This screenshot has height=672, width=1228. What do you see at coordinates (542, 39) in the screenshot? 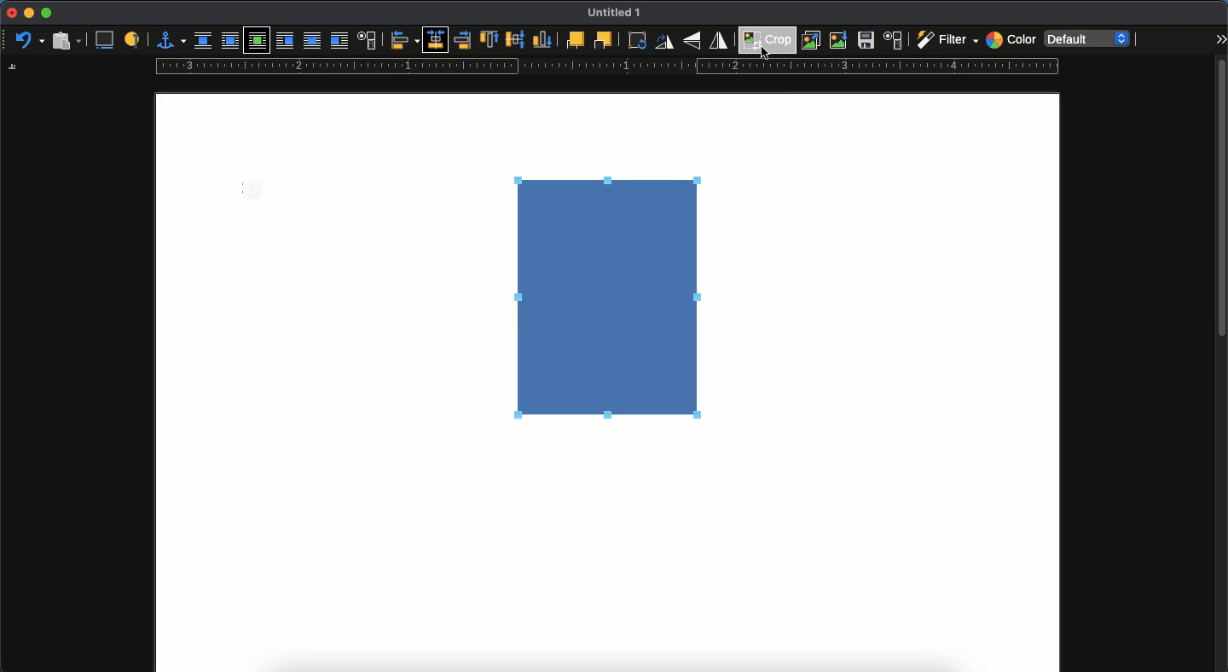
I see `bottom to anchor` at bounding box center [542, 39].